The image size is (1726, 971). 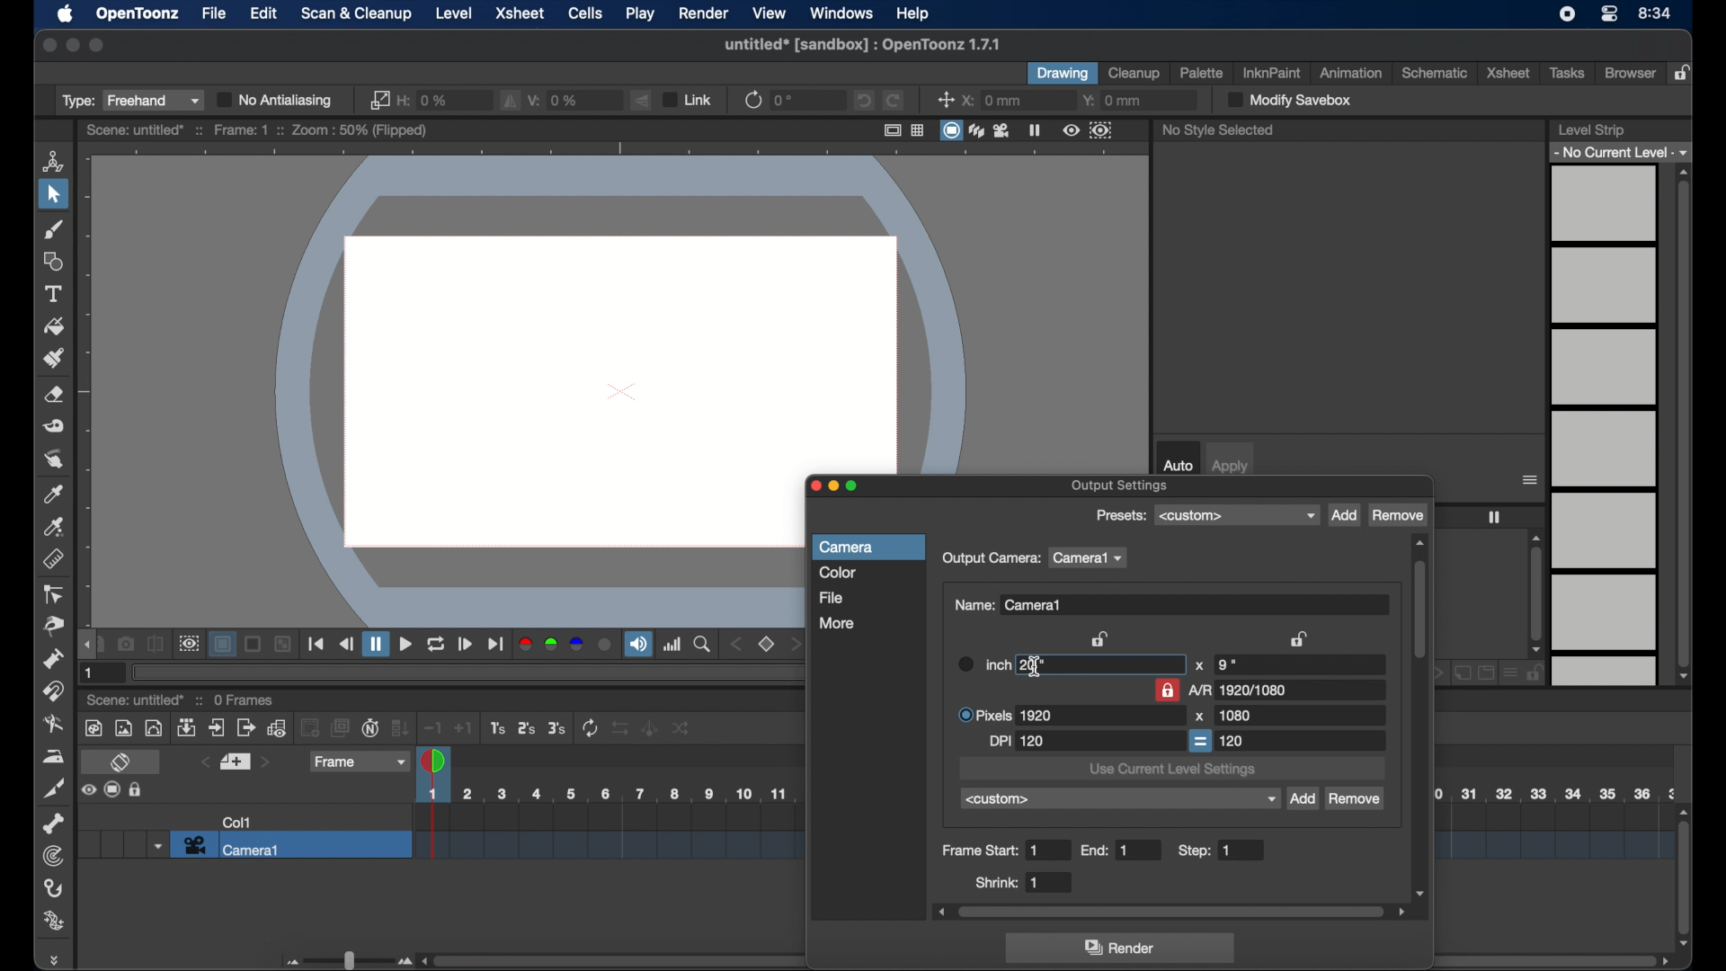 I want to click on , so click(x=407, y=646).